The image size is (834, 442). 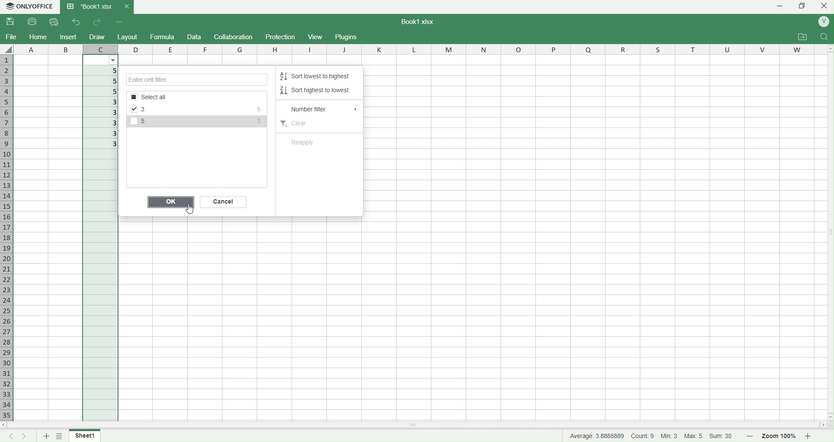 I want to click on Cursor, so click(x=188, y=209).